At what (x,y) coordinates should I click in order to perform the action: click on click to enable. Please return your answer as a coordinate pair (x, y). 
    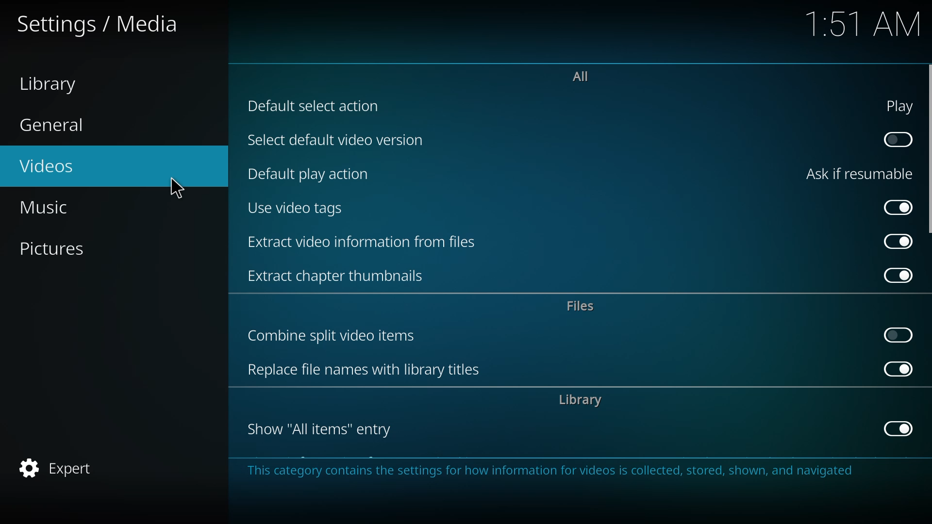
    Looking at the image, I should click on (895, 334).